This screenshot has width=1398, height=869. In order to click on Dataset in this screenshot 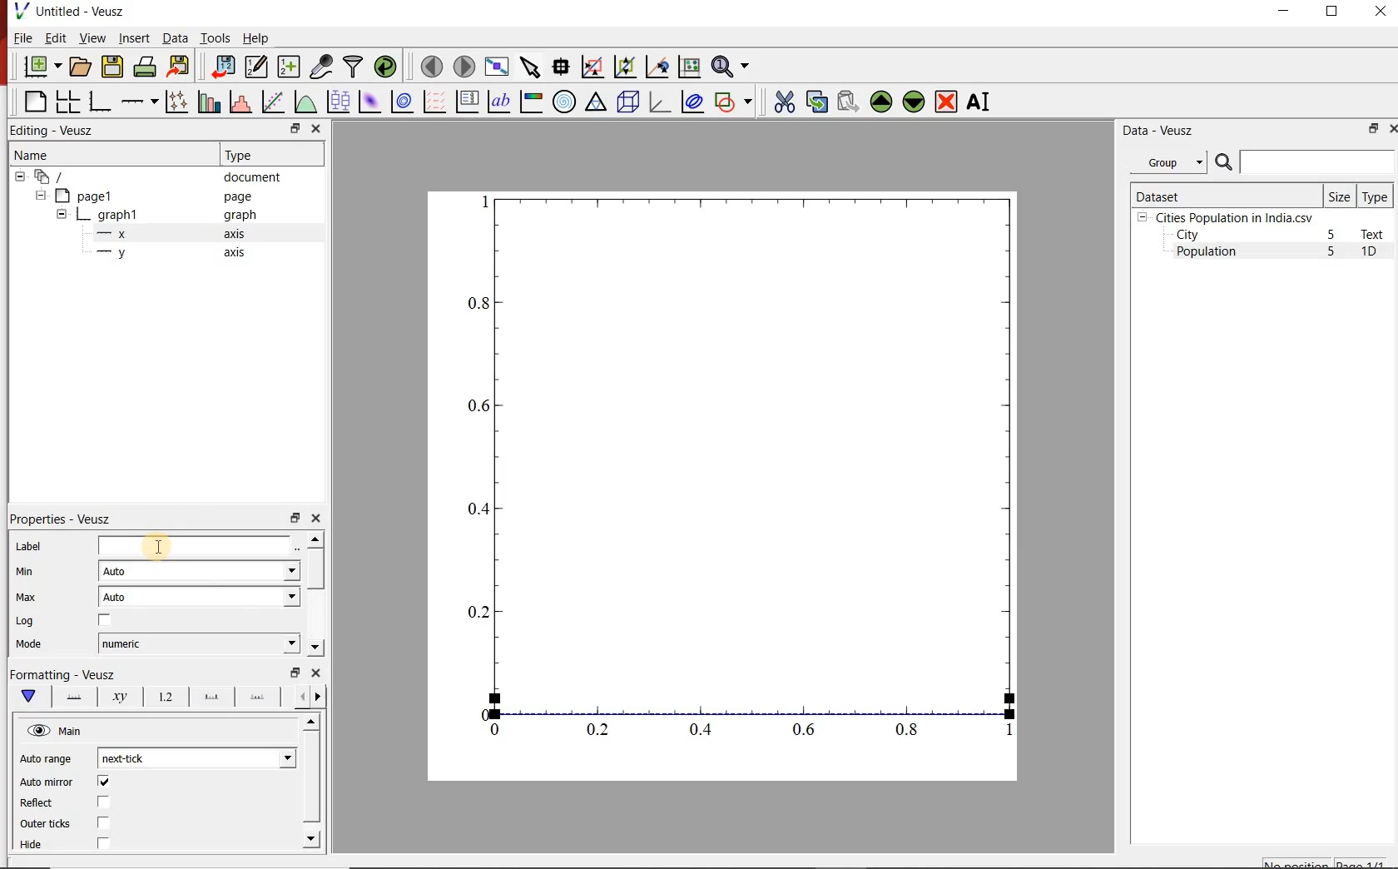, I will do `click(1224, 195)`.